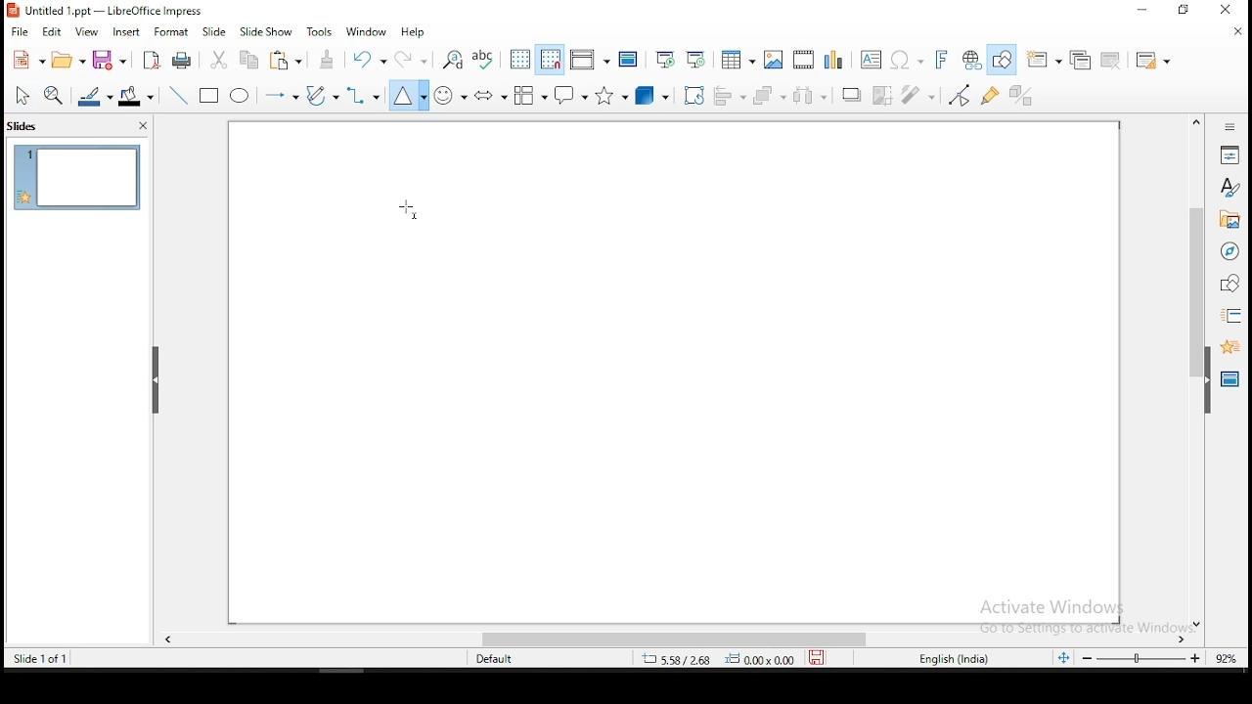 This screenshot has width=1252, height=704. Describe the element at coordinates (629, 60) in the screenshot. I see `master slide` at that location.